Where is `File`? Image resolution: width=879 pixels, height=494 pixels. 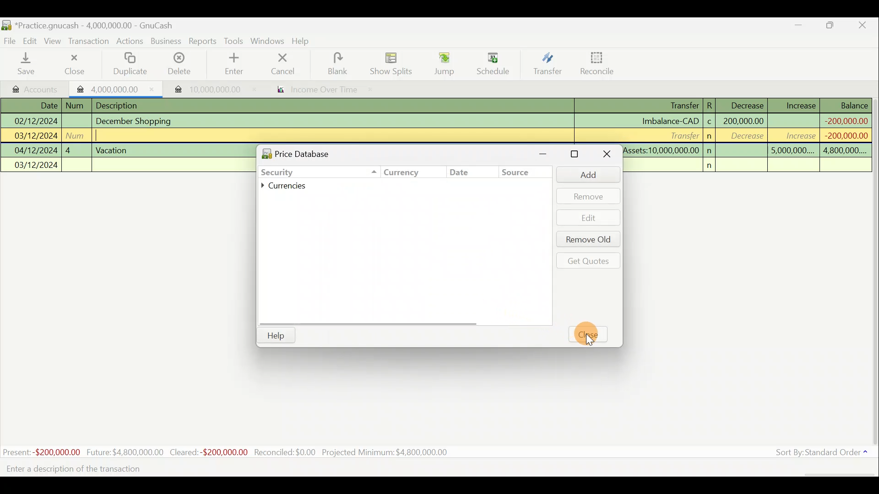 File is located at coordinates (10, 39).